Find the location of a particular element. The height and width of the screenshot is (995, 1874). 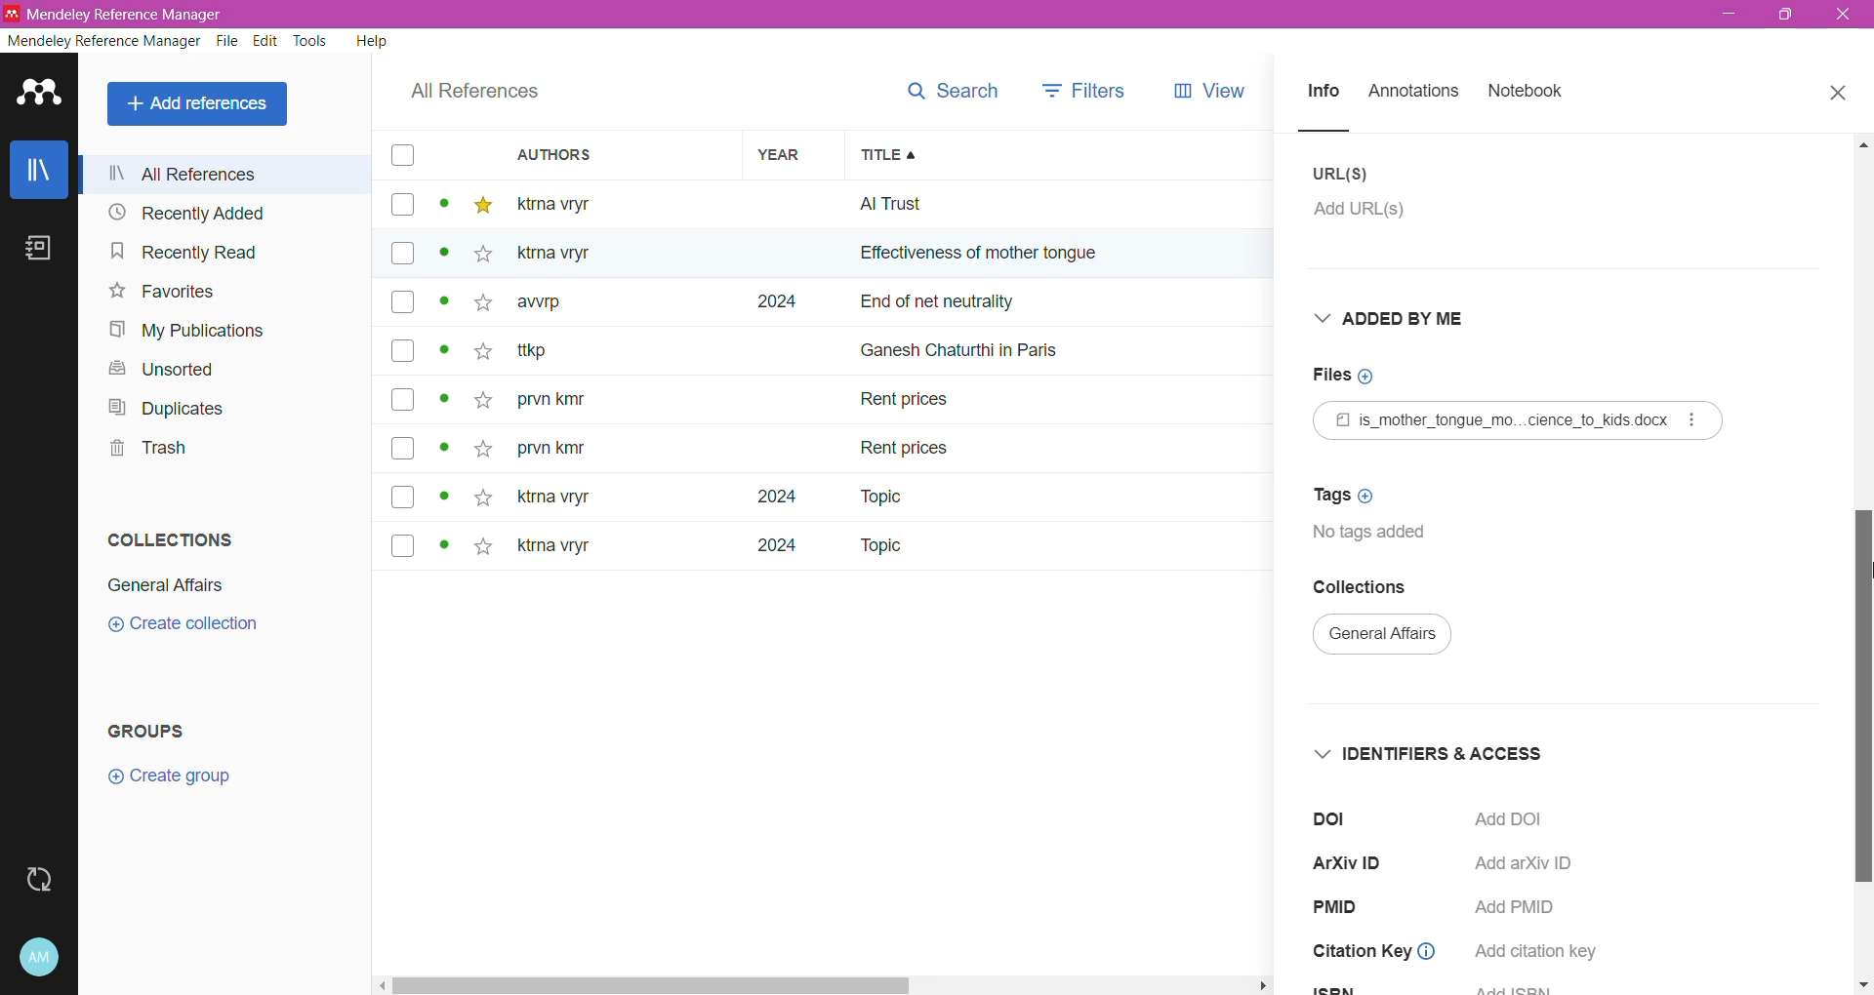

Close Tab is located at coordinates (1841, 94).